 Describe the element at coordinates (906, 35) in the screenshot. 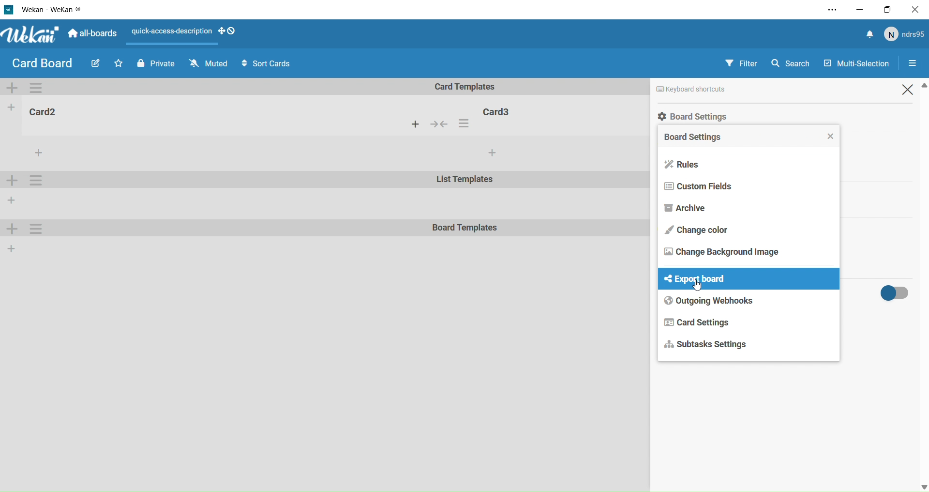

I see `Users` at that location.